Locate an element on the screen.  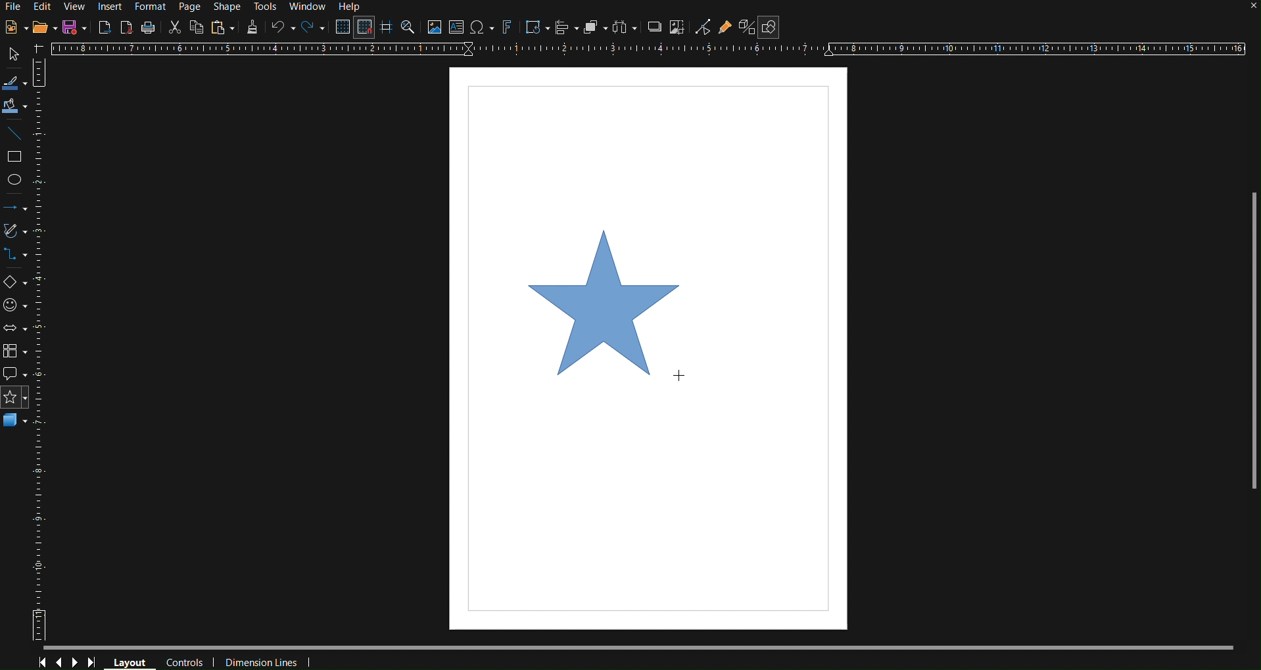
 is located at coordinates (14, 55).